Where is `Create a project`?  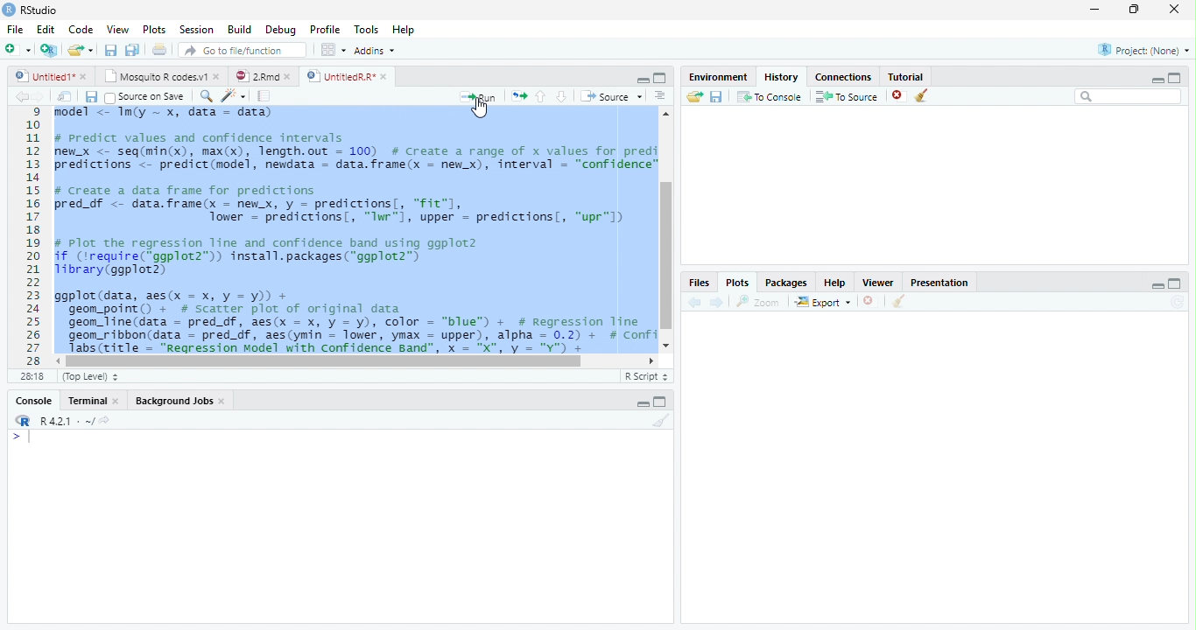
Create a project is located at coordinates (48, 50).